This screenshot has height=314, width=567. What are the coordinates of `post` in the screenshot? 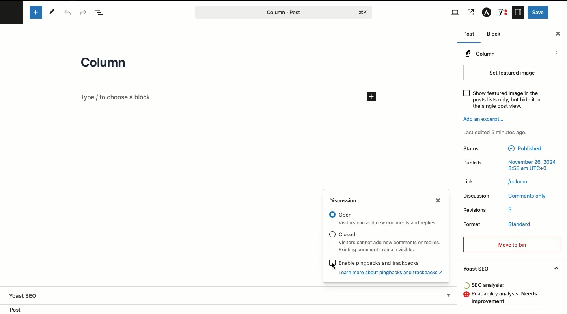 It's located at (15, 310).